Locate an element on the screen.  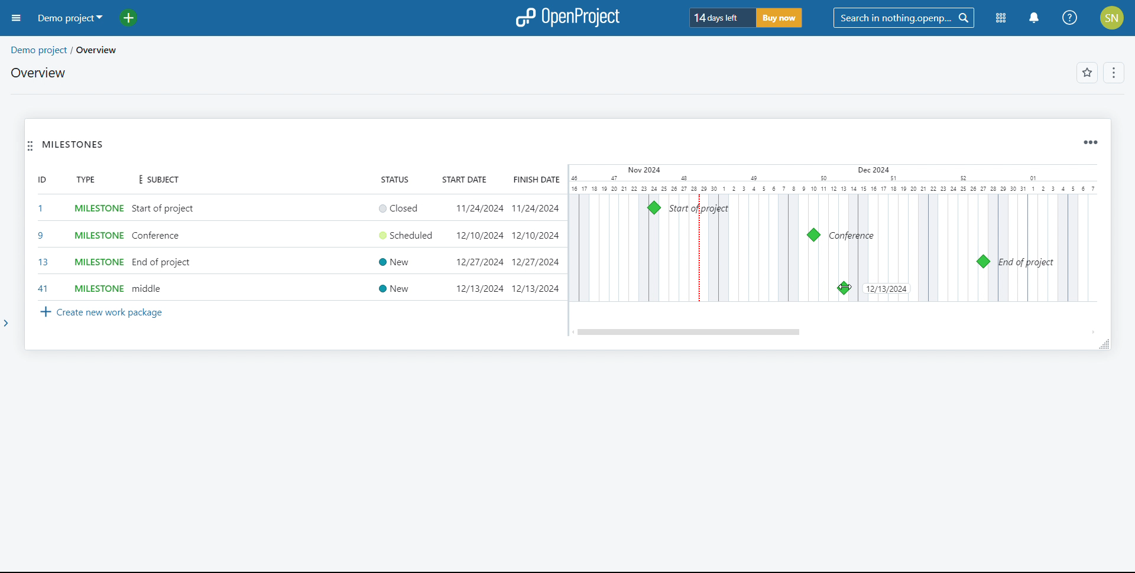
add subject is located at coordinates (165, 249).